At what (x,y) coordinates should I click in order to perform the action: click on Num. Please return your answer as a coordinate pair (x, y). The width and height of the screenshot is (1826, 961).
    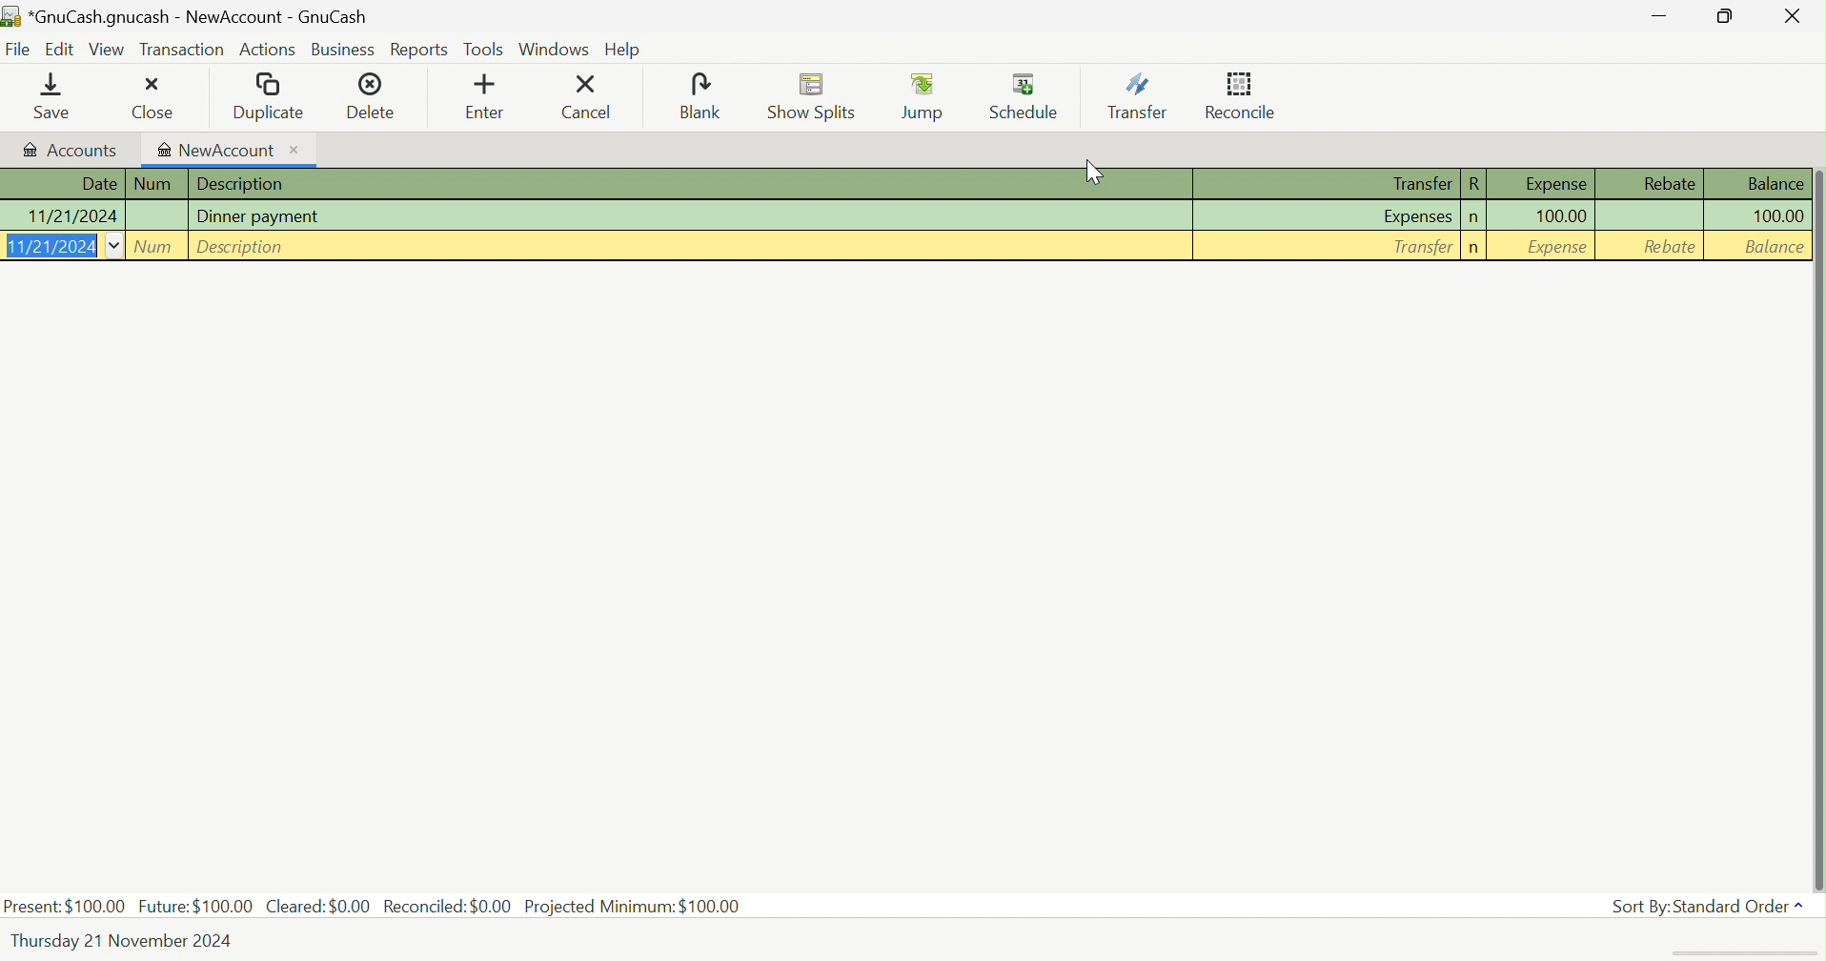
    Looking at the image, I should click on (154, 246).